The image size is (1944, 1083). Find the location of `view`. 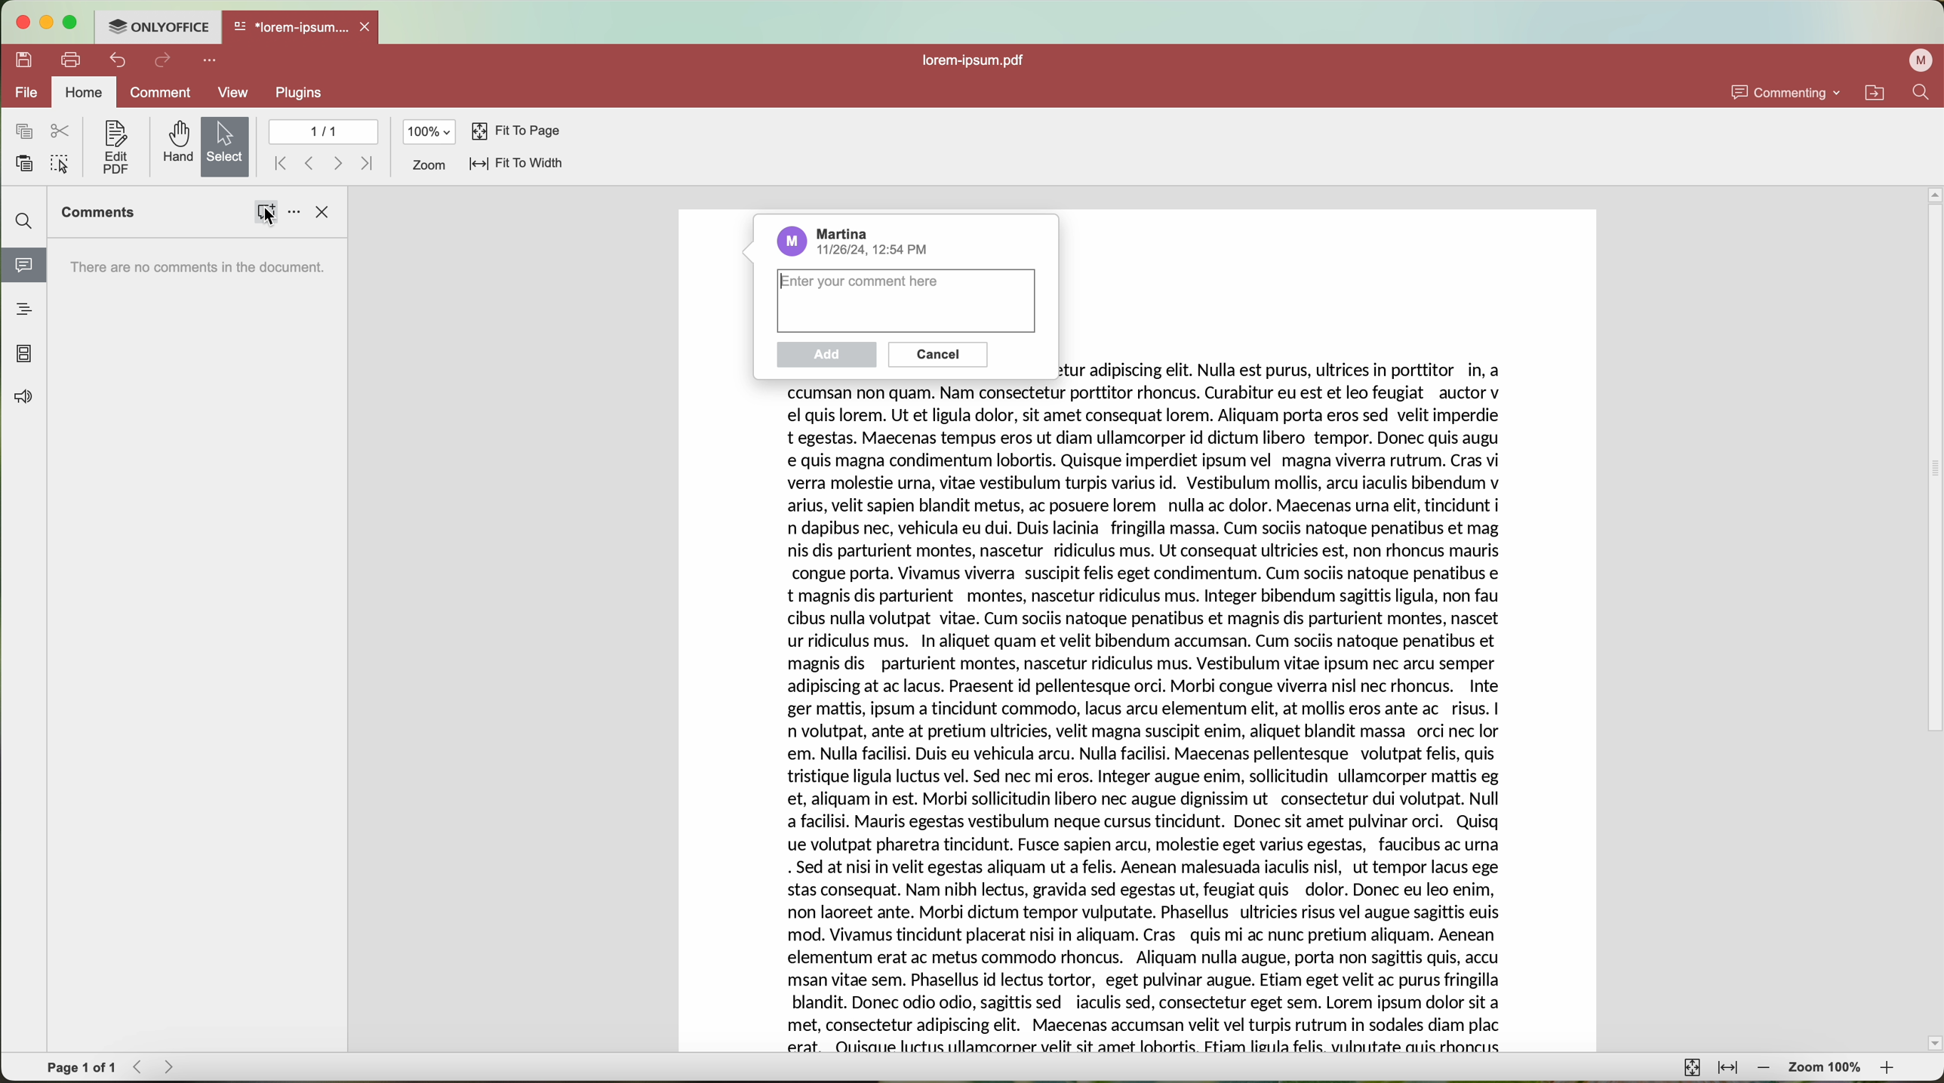

view is located at coordinates (235, 92).